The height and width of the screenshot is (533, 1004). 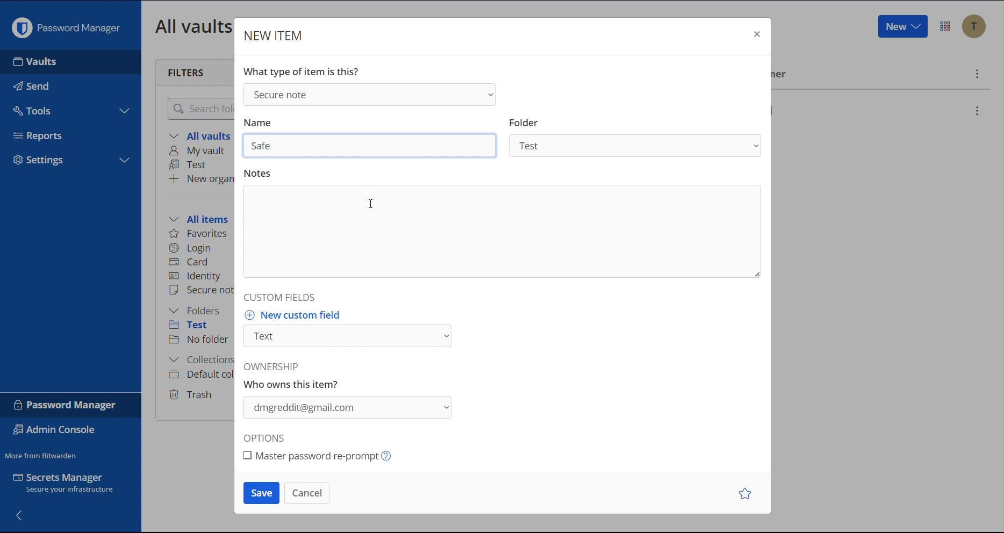 What do you see at coordinates (902, 27) in the screenshot?
I see `New` at bounding box center [902, 27].